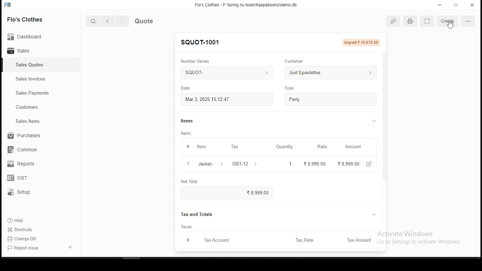  What do you see at coordinates (28, 37) in the screenshot?
I see `Dashboard` at bounding box center [28, 37].